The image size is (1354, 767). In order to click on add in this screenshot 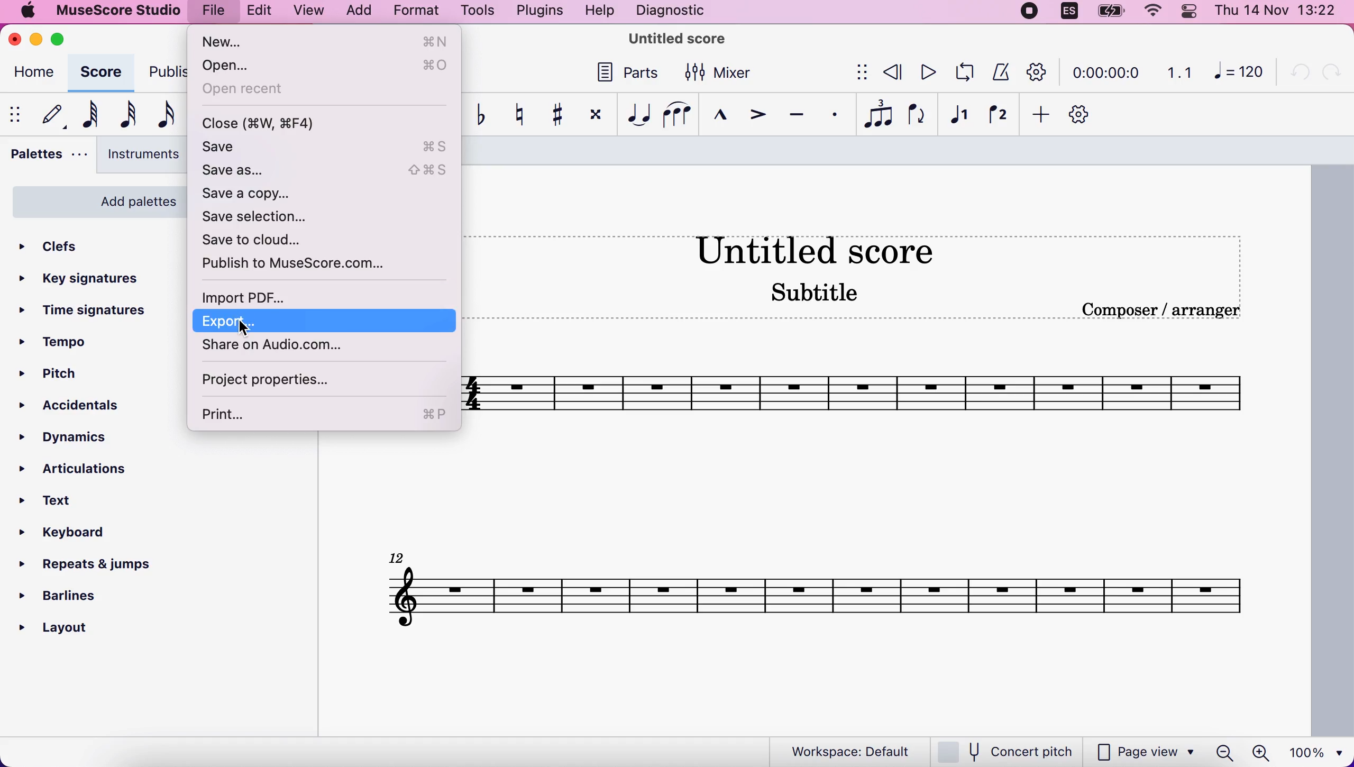, I will do `click(1037, 113)`.